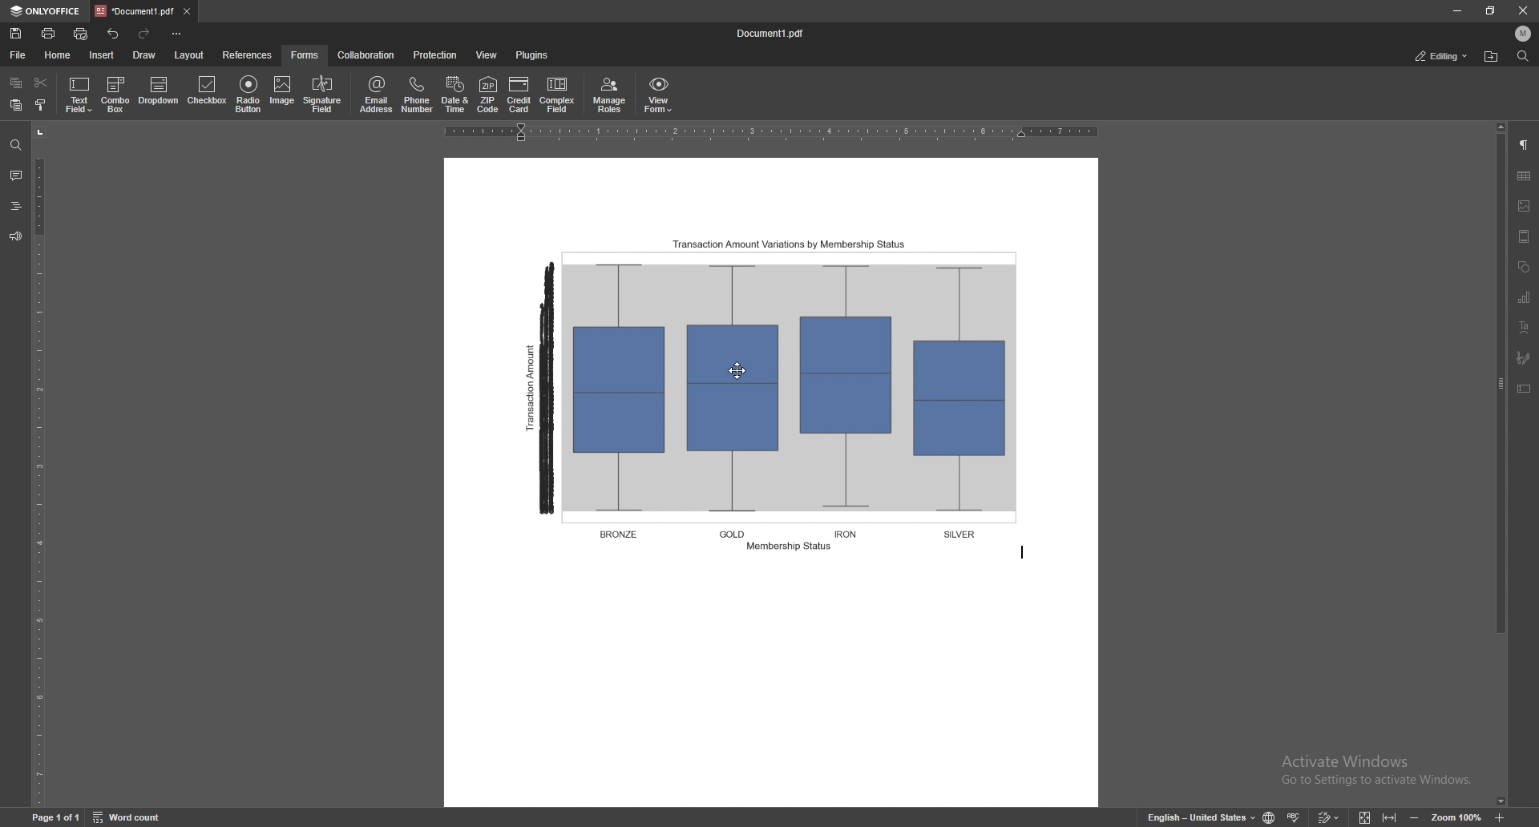 Image resolution: width=1539 pixels, height=827 pixels. Describe the element at coordinates (41, 105) in the screenshot. I see `copy style` at that location.